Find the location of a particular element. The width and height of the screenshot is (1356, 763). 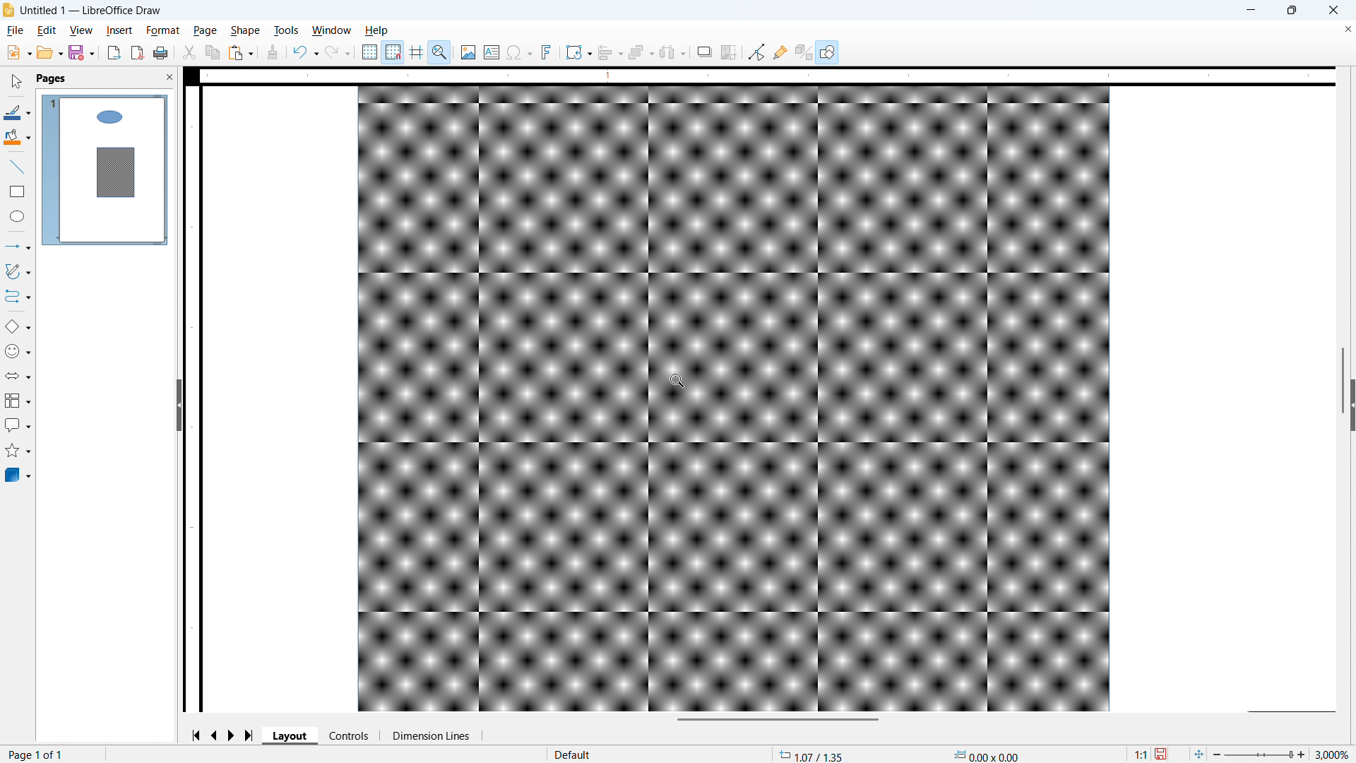

maximise  is located at coordinates (1291, 11).